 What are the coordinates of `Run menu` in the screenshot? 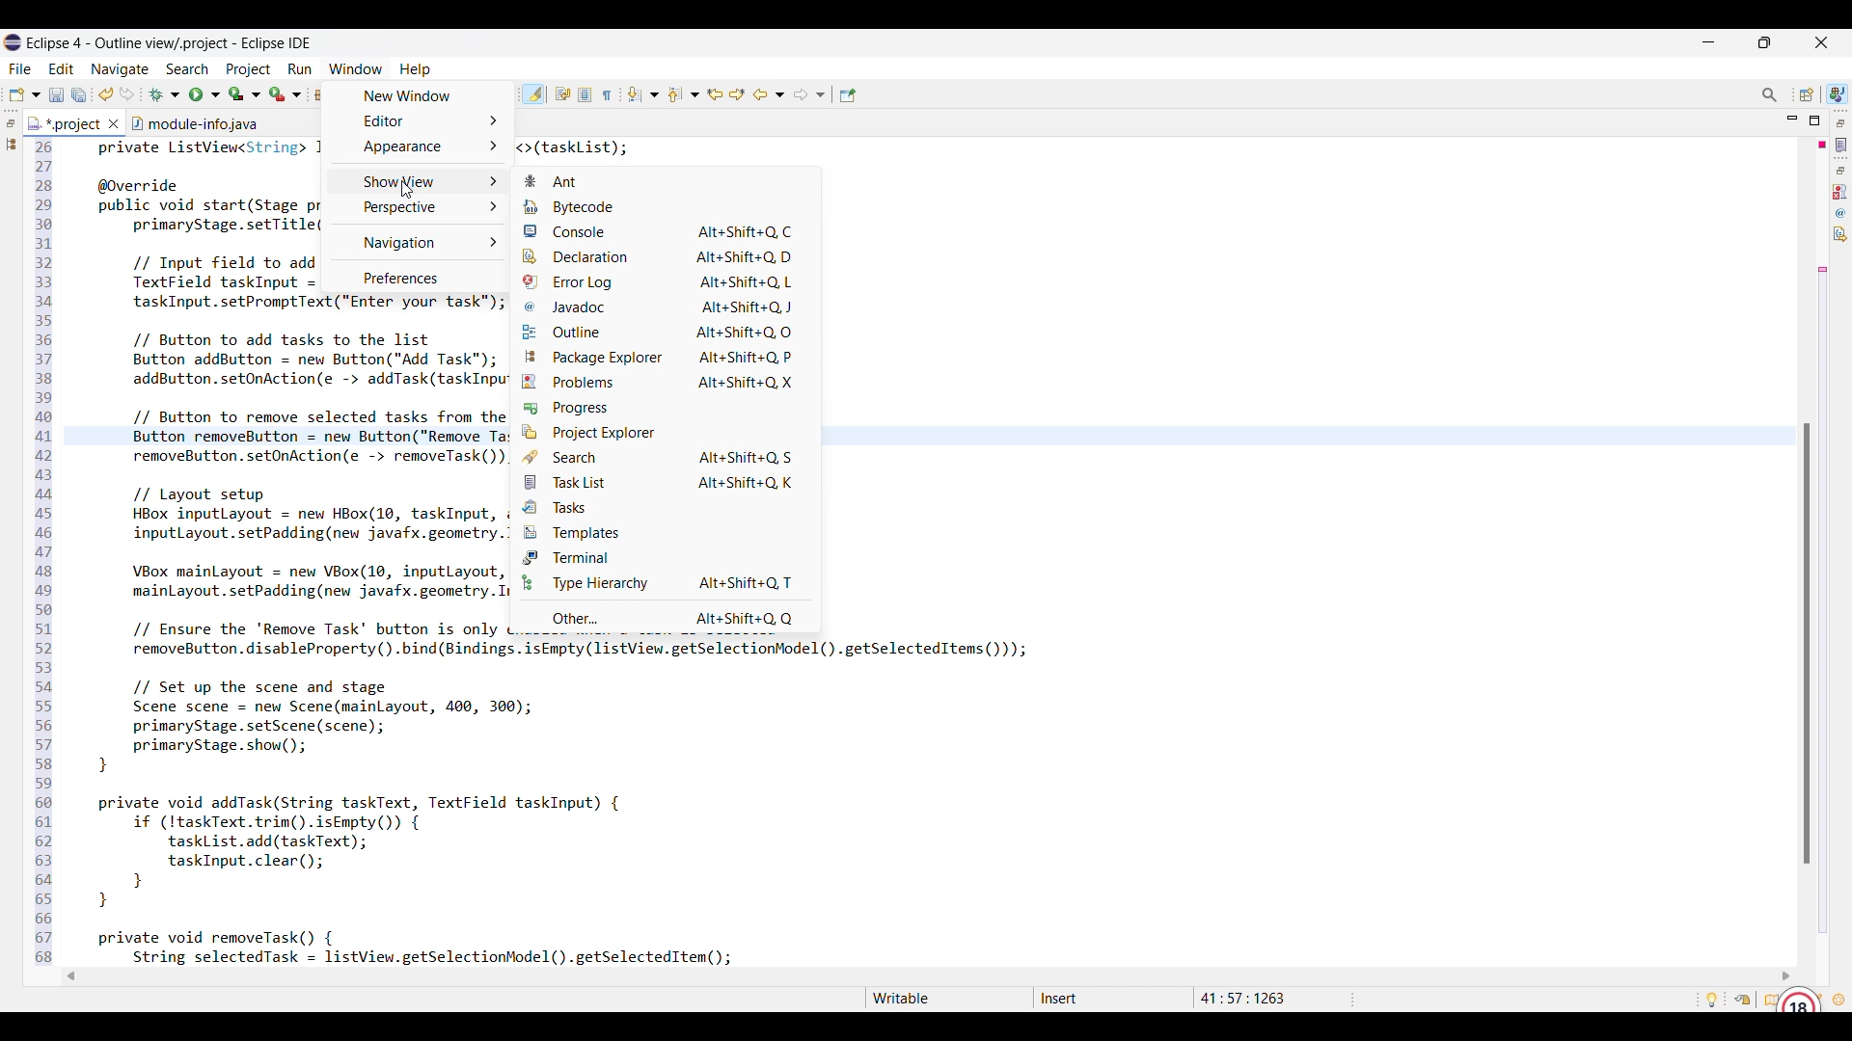 It's located at (300, 69).